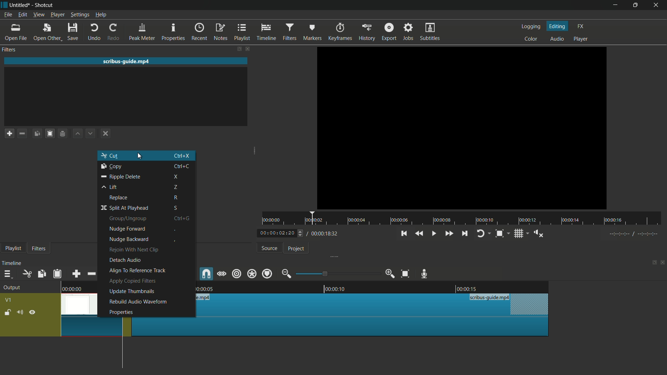  Describe the element at coordinates (27, 274) in the screenshot. I see `cut` at that location.